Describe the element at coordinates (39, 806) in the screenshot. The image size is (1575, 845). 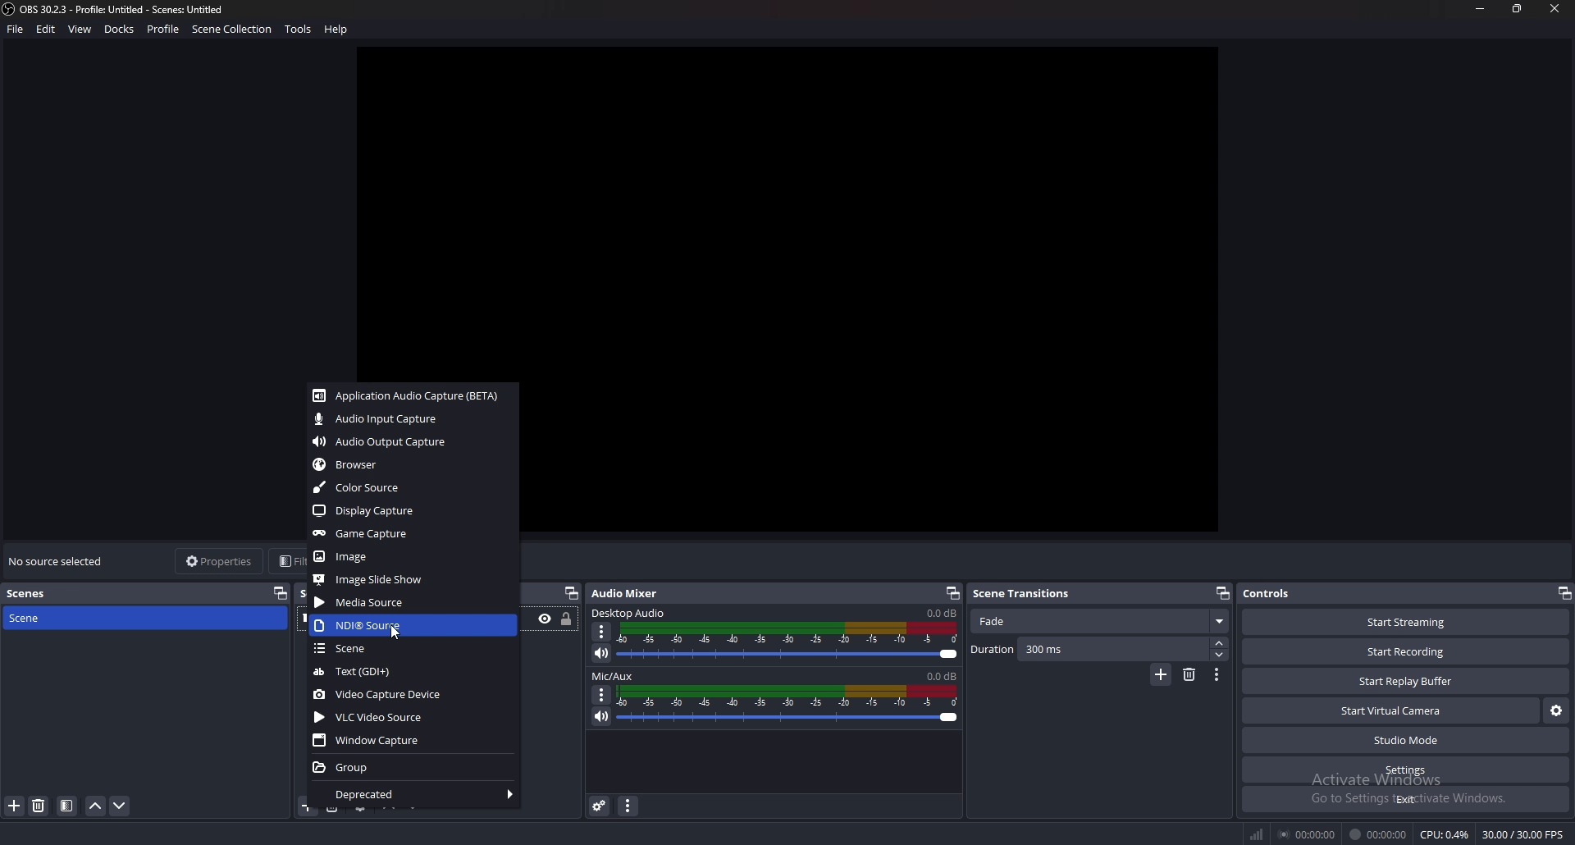
I see `remove source` at that location.